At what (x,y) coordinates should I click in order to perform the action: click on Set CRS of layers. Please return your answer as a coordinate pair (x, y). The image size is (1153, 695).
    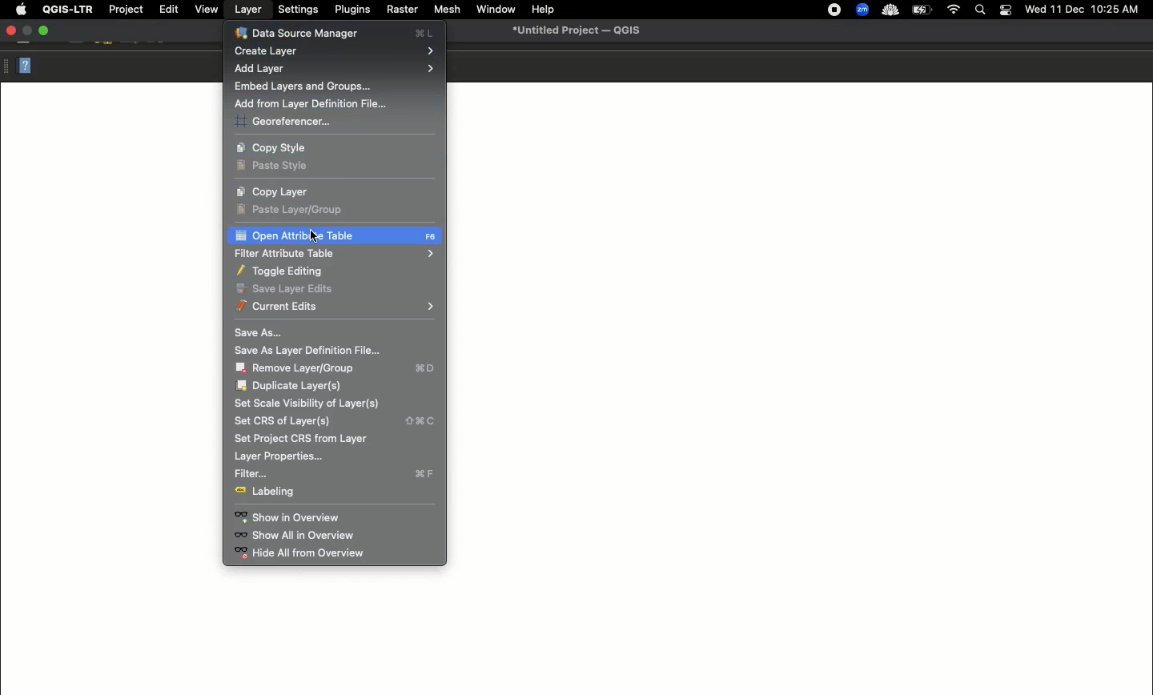
    Looking at the image, I should click on (334, 421).